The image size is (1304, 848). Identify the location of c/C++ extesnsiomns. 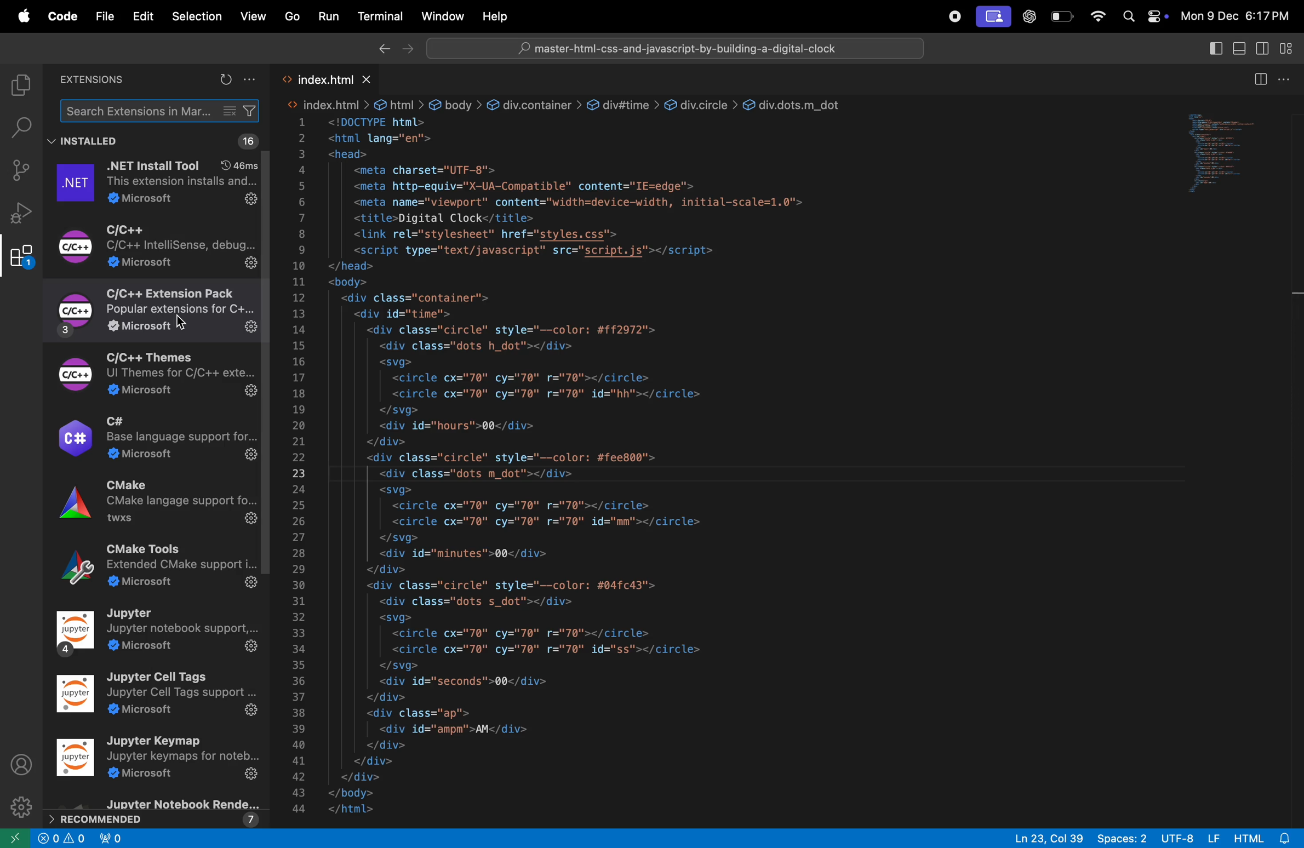
(159, 246).